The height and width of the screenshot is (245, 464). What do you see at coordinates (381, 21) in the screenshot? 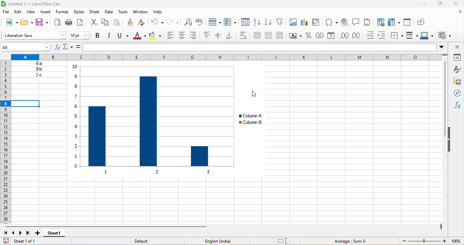
I see `define print area` at bounding box center [381, 21].